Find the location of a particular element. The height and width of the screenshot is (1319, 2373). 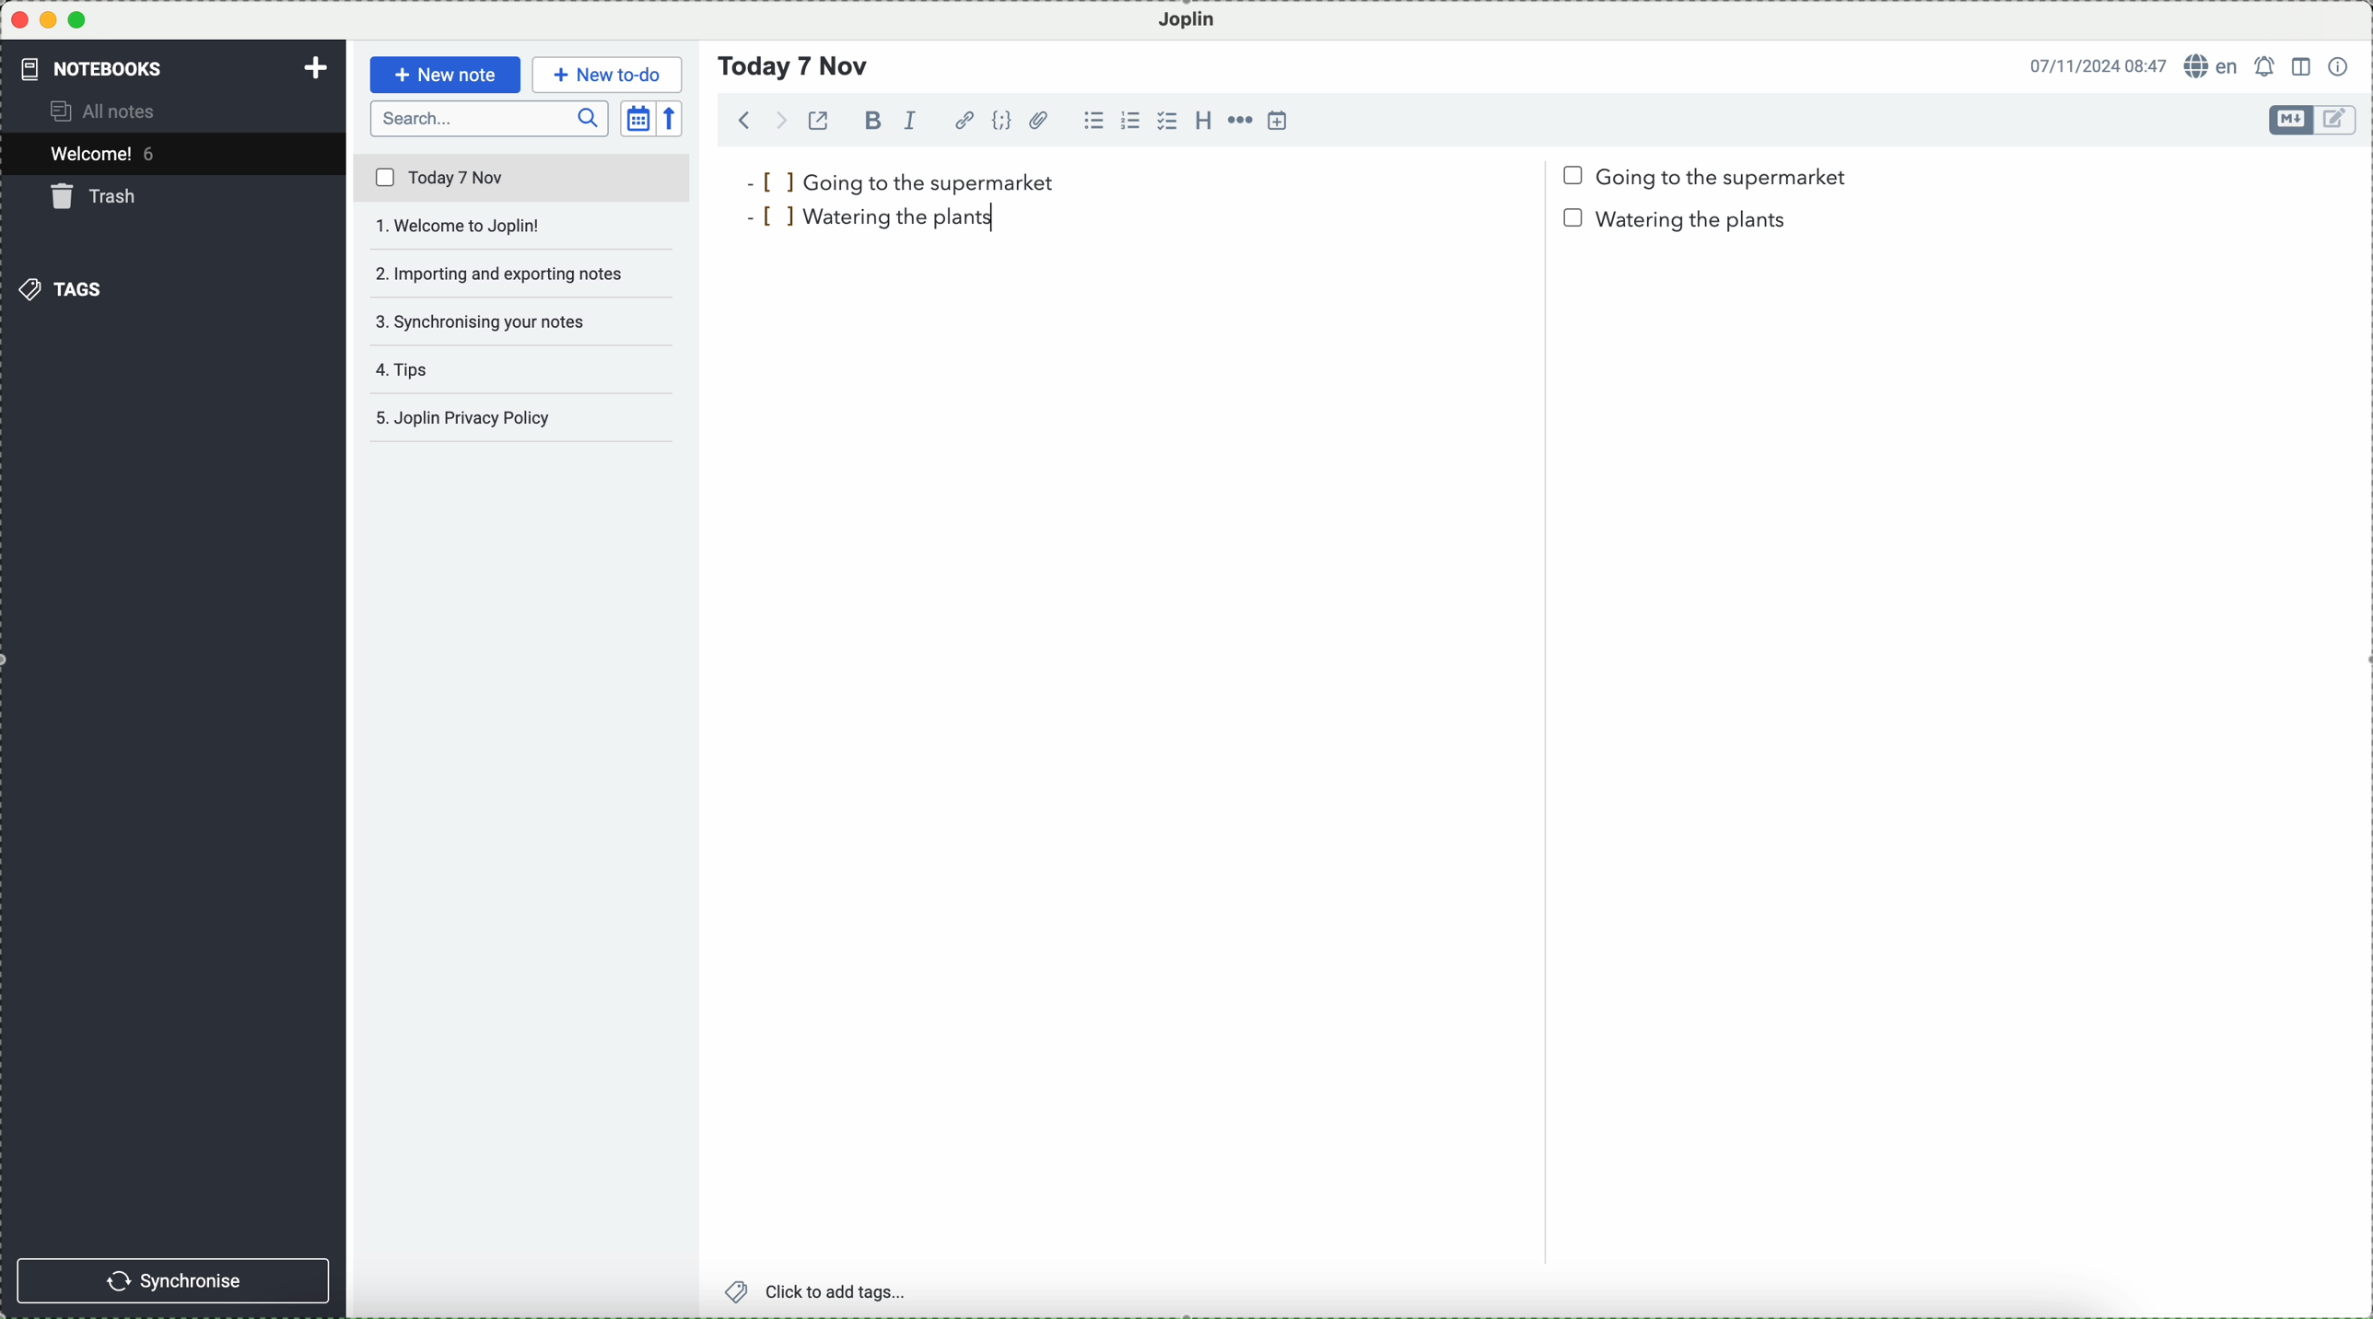

tags is located at coordinates (60, 289).